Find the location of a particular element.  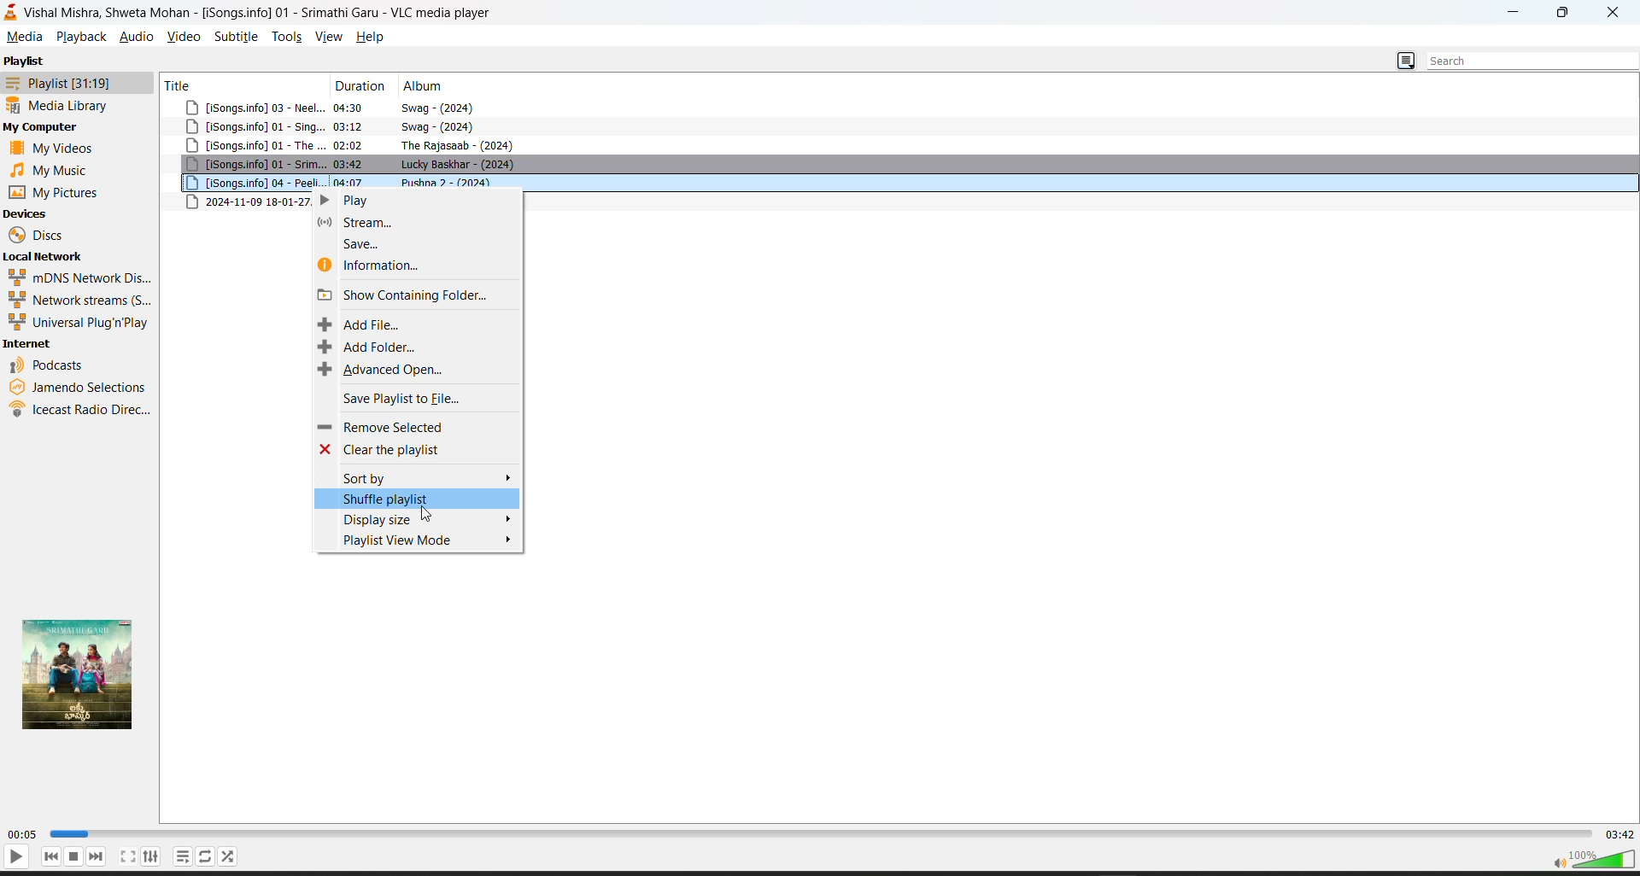

current track time is located at coordinates (21, 833).